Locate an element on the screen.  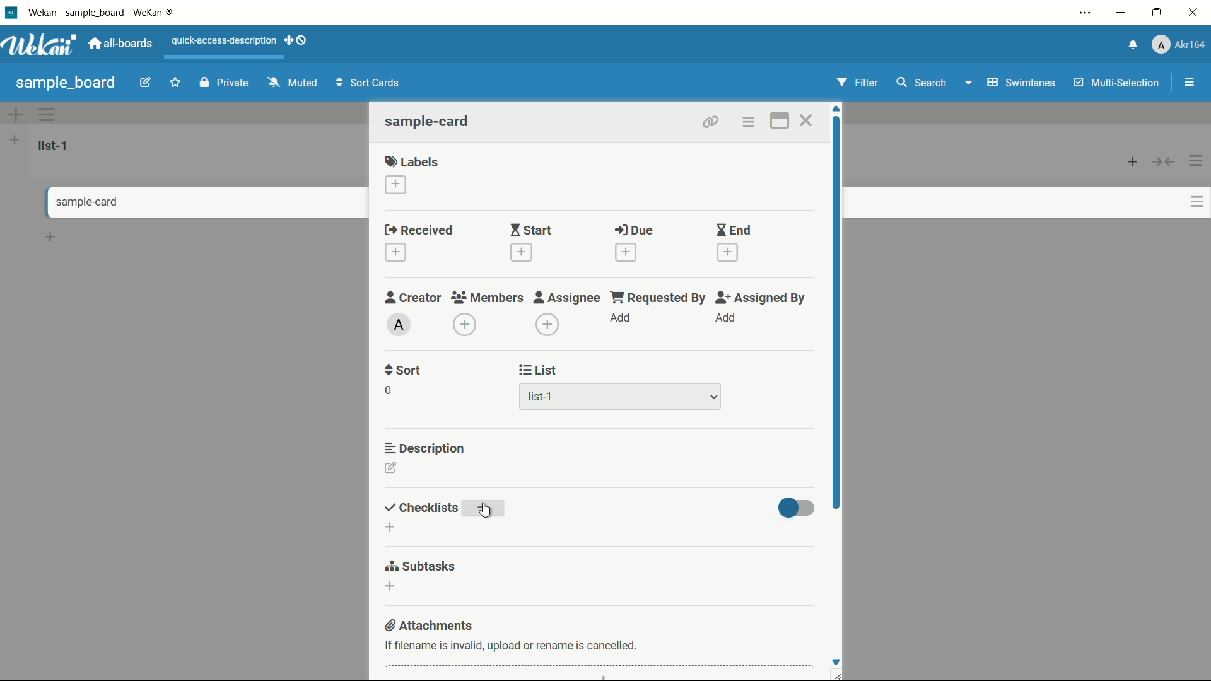
board name is located at coordinates (66, 83).